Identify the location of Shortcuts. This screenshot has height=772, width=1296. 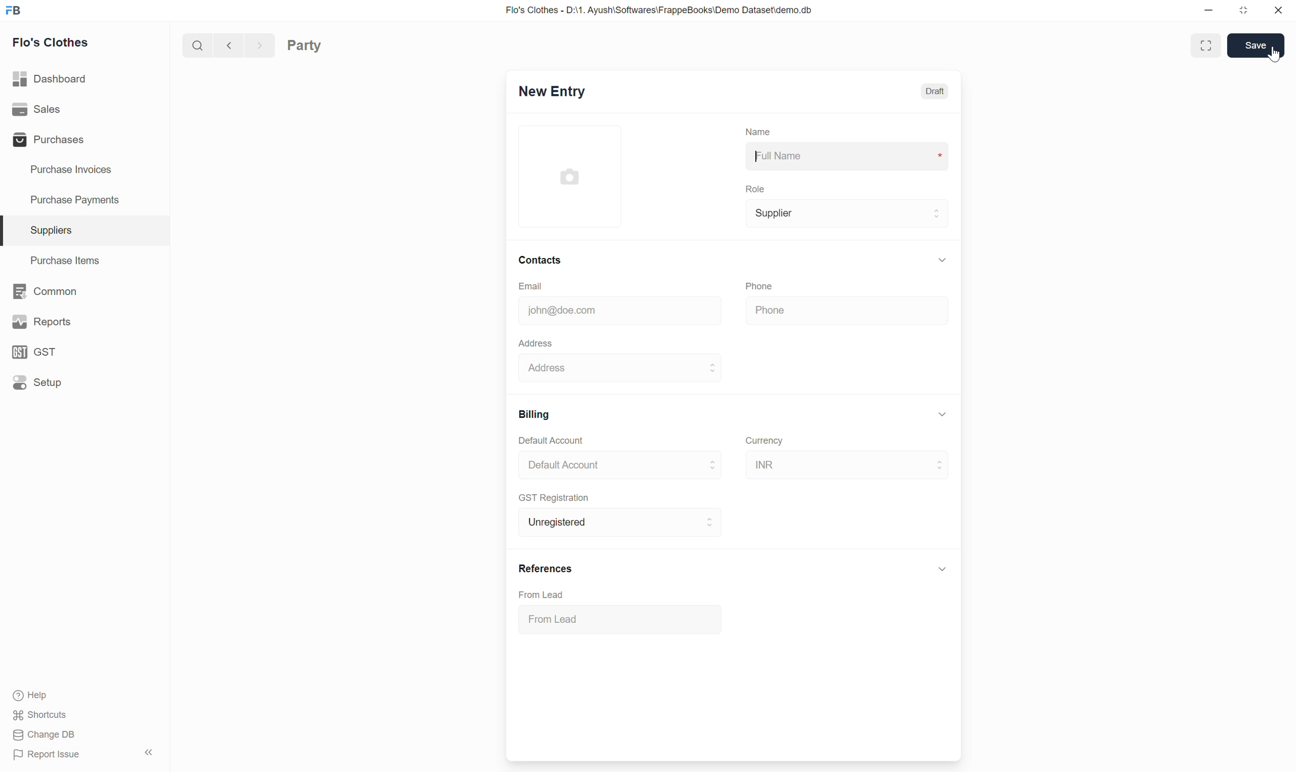
(41, 715).